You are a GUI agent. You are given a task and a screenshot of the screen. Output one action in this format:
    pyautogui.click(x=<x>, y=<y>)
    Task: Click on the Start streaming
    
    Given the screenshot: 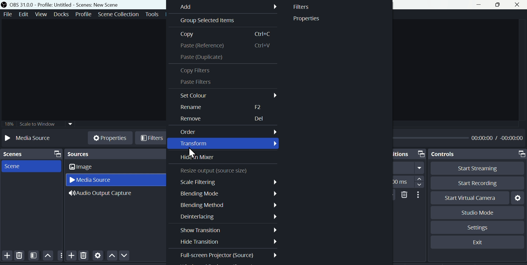 What is the action you would take?
    pyautogui.click(x=474, y=168)
    